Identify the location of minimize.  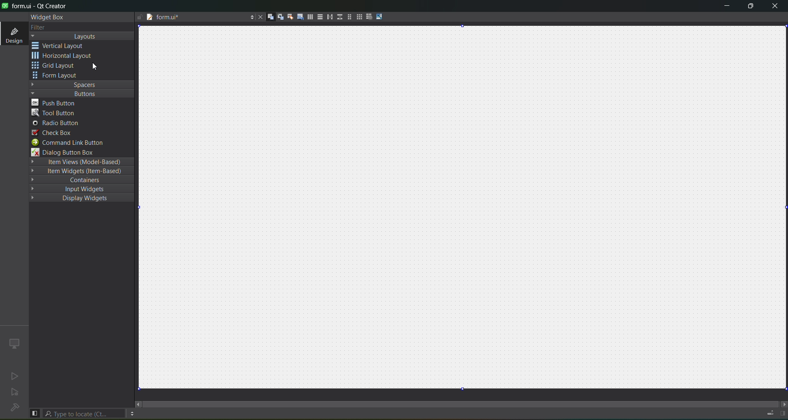
(724, 7).